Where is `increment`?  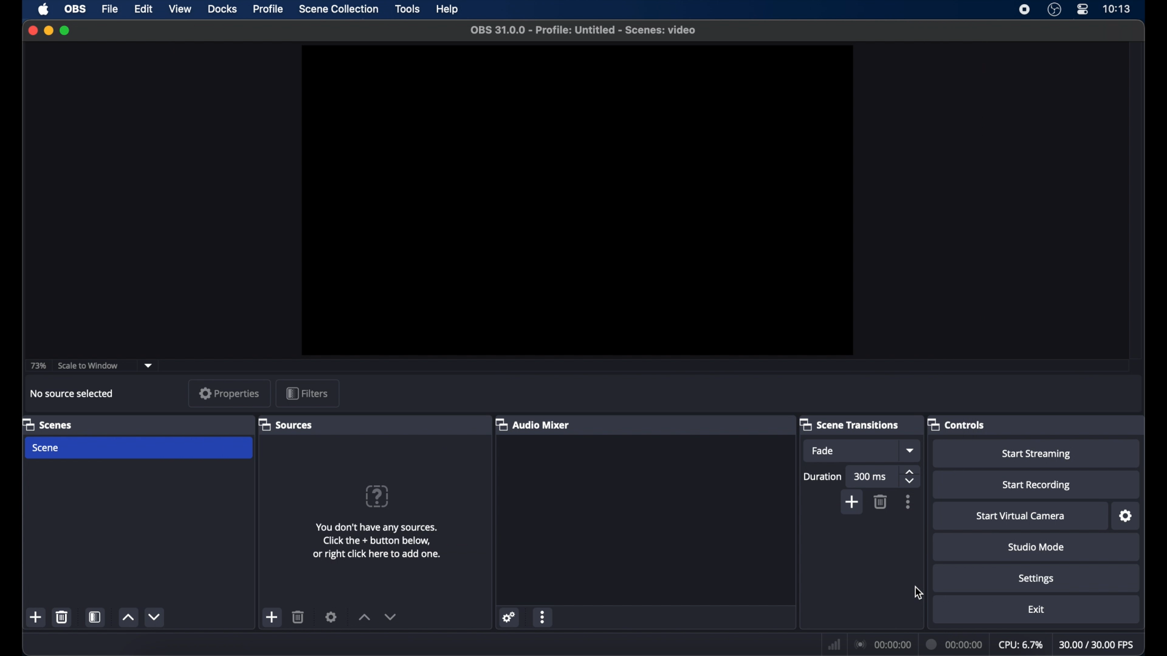
increment is located at coordinates (365, 617).